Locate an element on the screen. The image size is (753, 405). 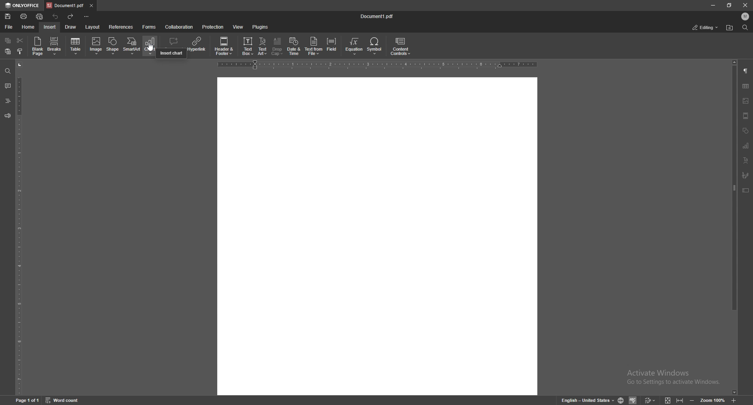
header/footer is located at coordinates (746, 116).